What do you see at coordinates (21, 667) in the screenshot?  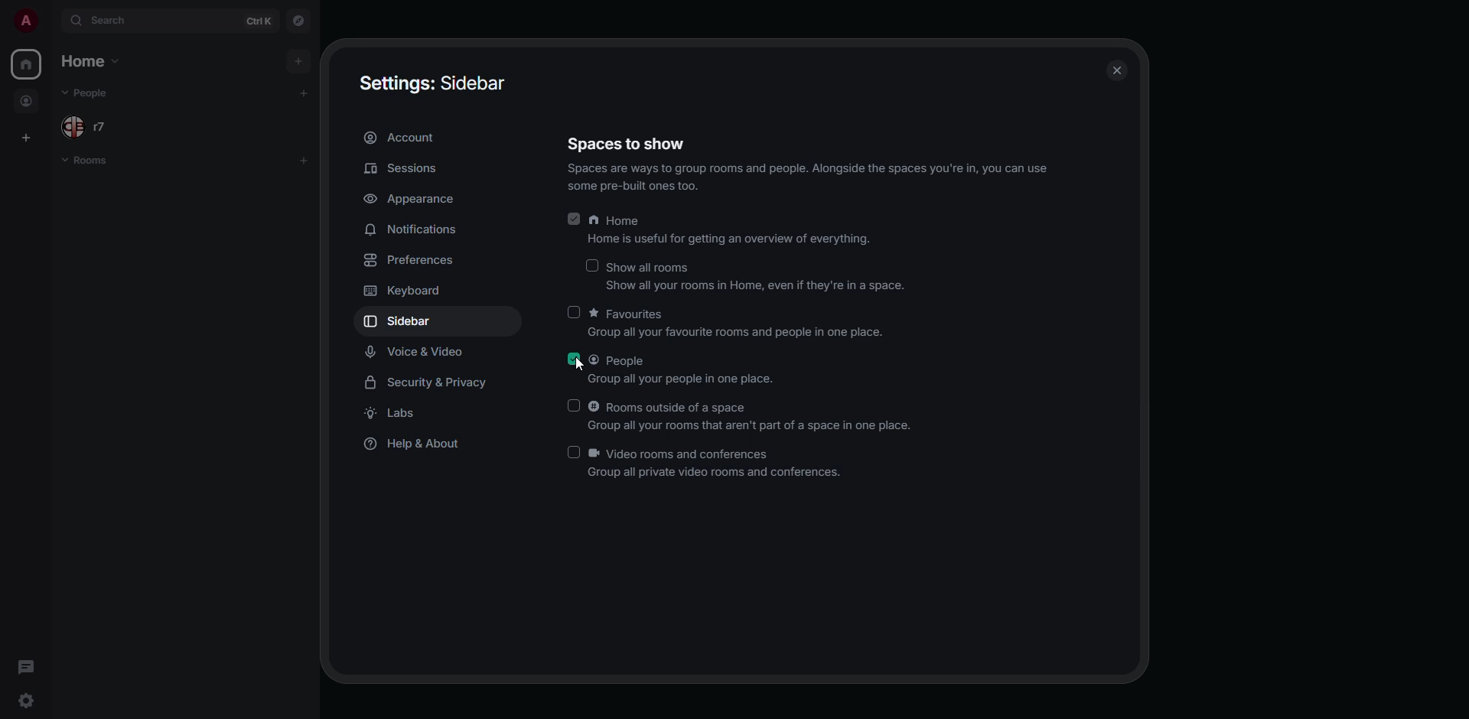 I see `threads` at bounding box center [21, 667].